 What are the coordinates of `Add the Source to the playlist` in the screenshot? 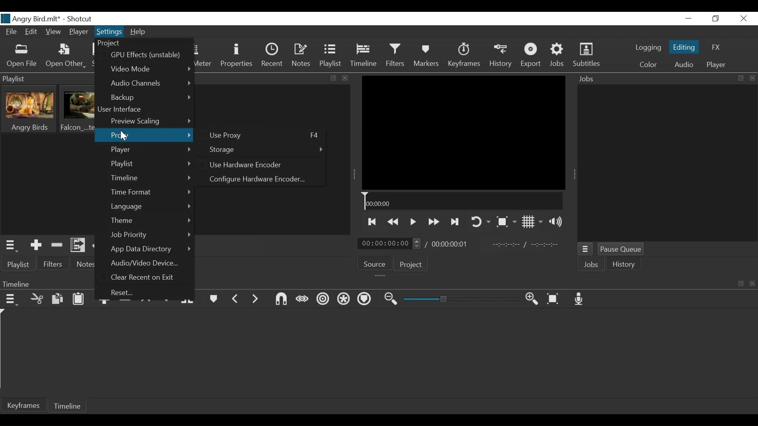 It's located at (35, 245).